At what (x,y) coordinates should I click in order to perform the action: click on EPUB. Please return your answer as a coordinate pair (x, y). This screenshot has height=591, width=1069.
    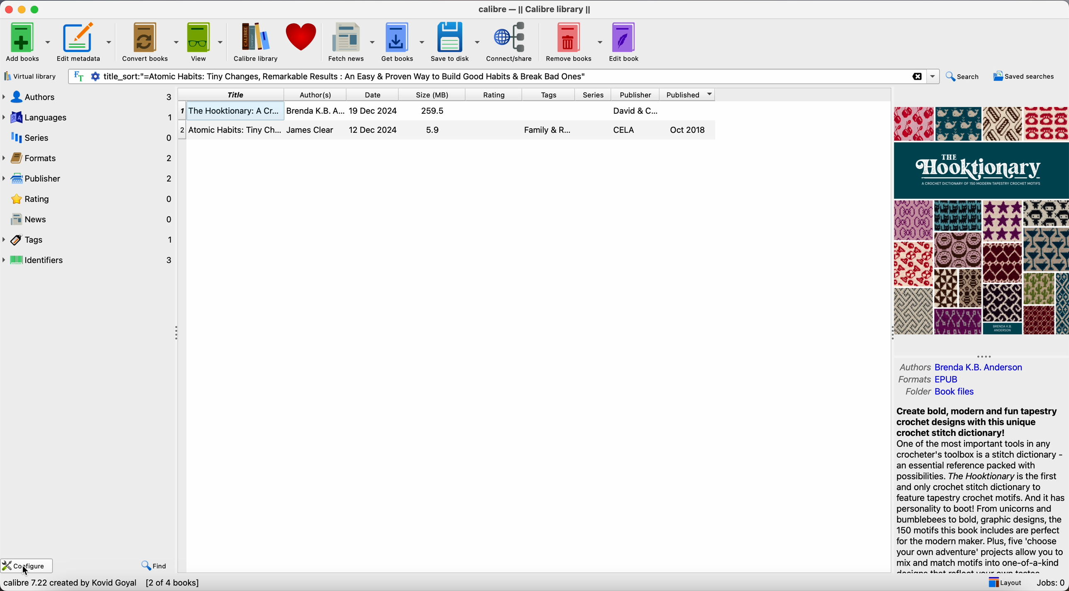
    Looking at the image, I should click on (948, 379).